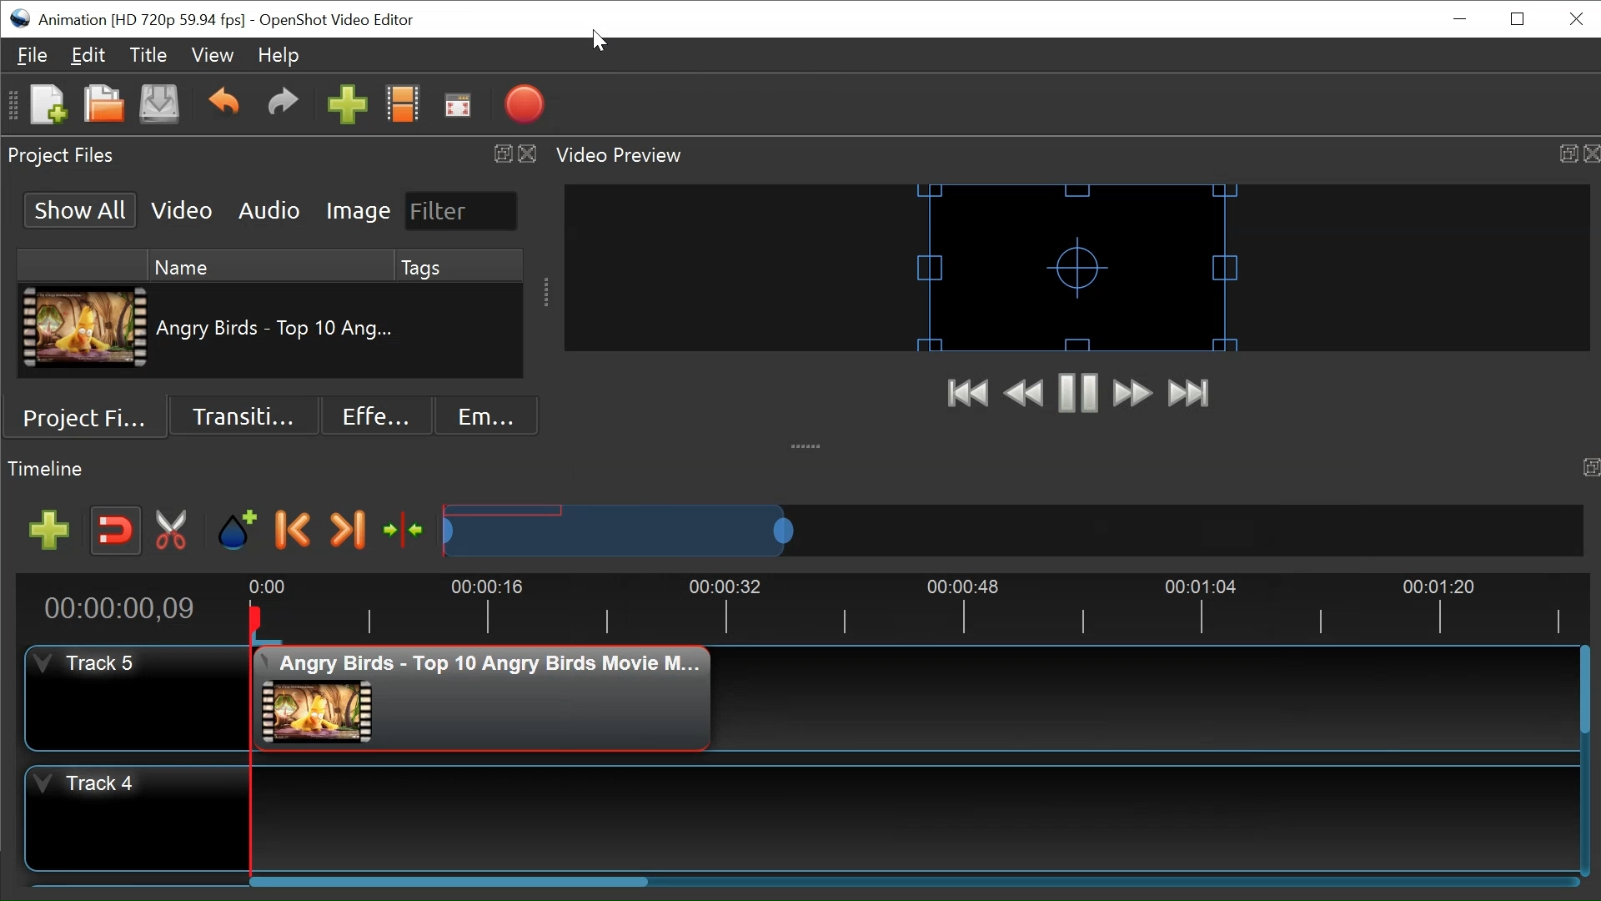 This screenshot has height=901, width=1601. I want to click on Restore, so click(1520, 18).